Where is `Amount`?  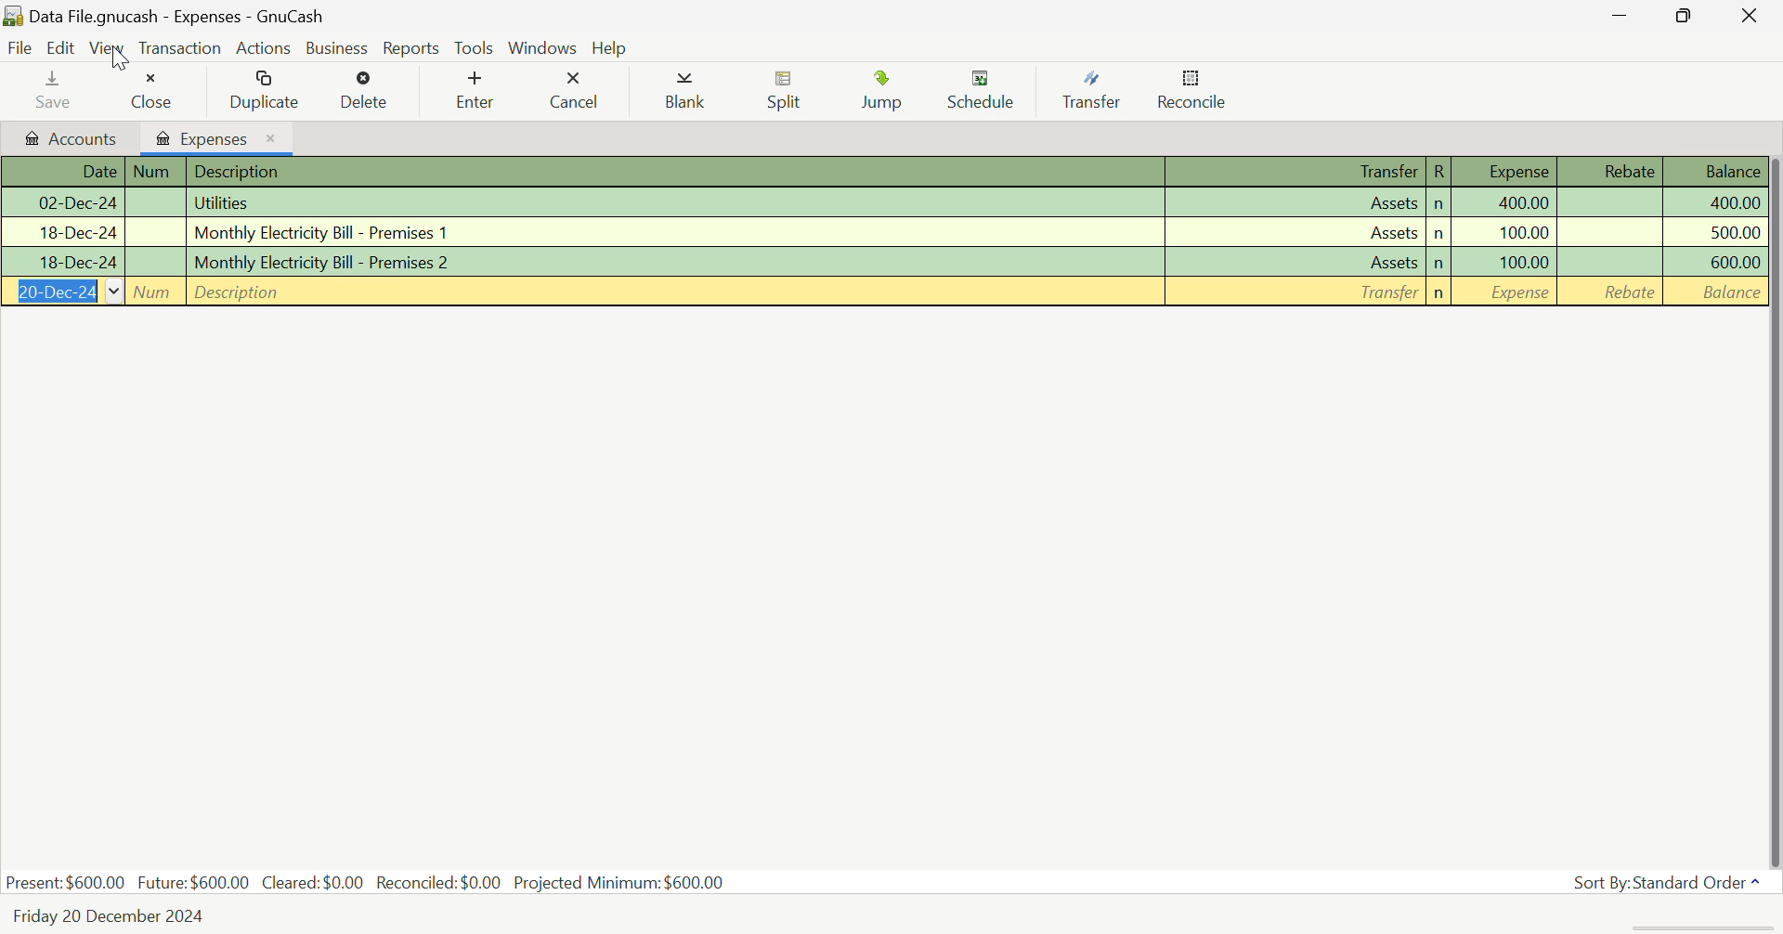 Amount is located at coordinates (1523, 234).